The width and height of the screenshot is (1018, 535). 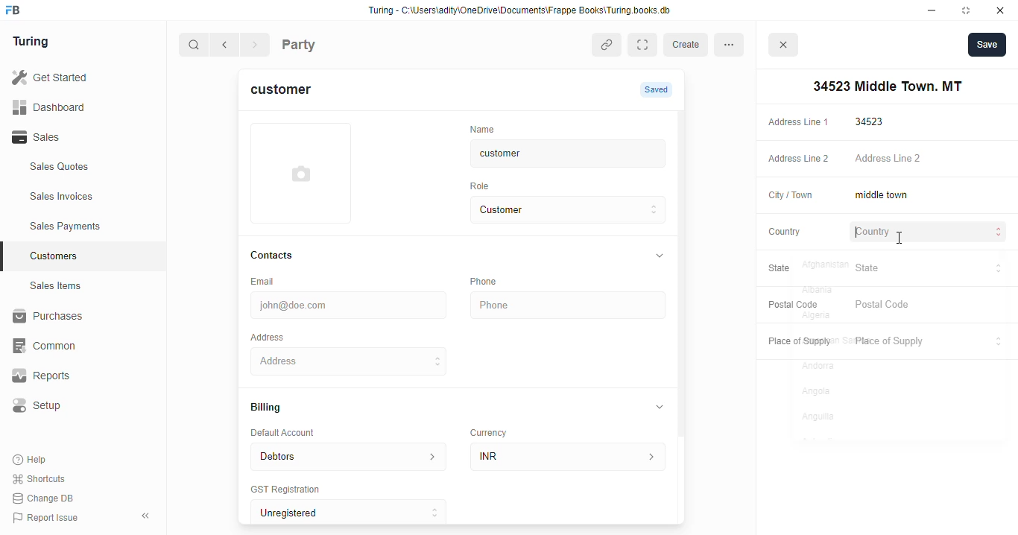 What do you see at coordinates (556, 210) in the screenshot?
I see `Customer` at bounding box center [556, 210].